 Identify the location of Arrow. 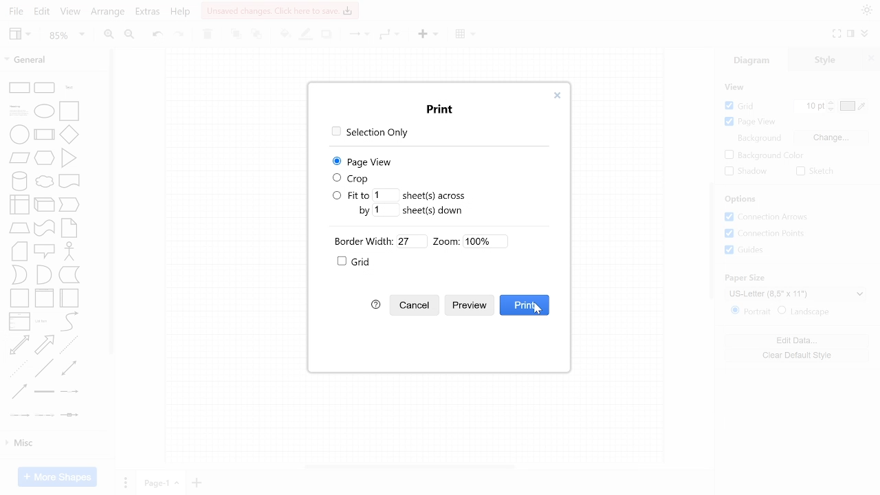
(44, 345).